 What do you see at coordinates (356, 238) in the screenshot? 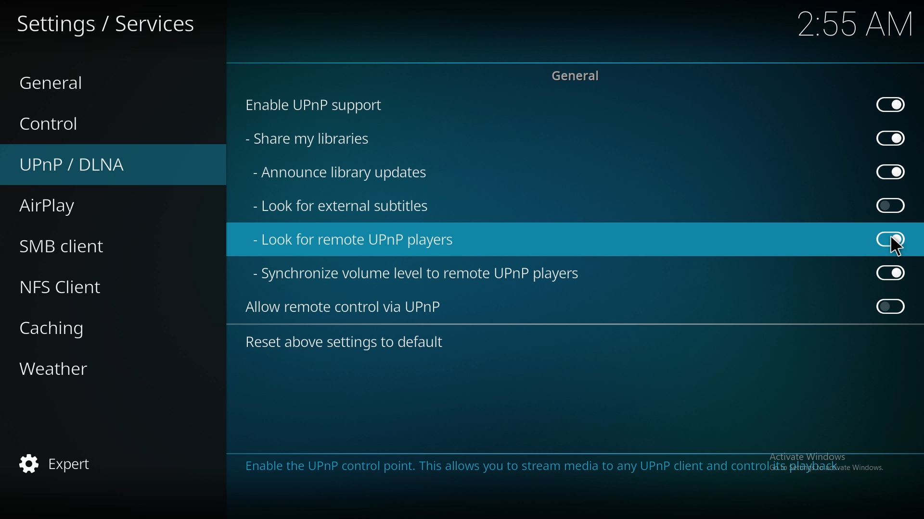
I see `look for remote upnp players` at bounding box center [356, 238].